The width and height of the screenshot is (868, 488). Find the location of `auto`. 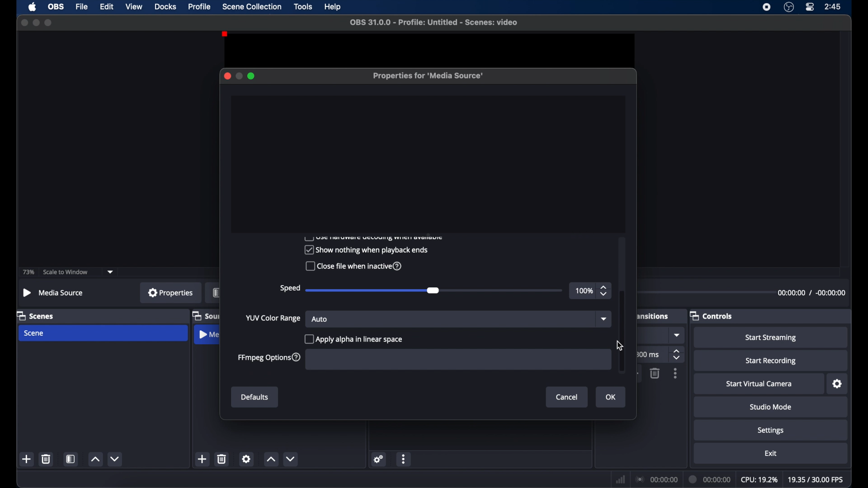

auto is located at coordinates (320, 319).